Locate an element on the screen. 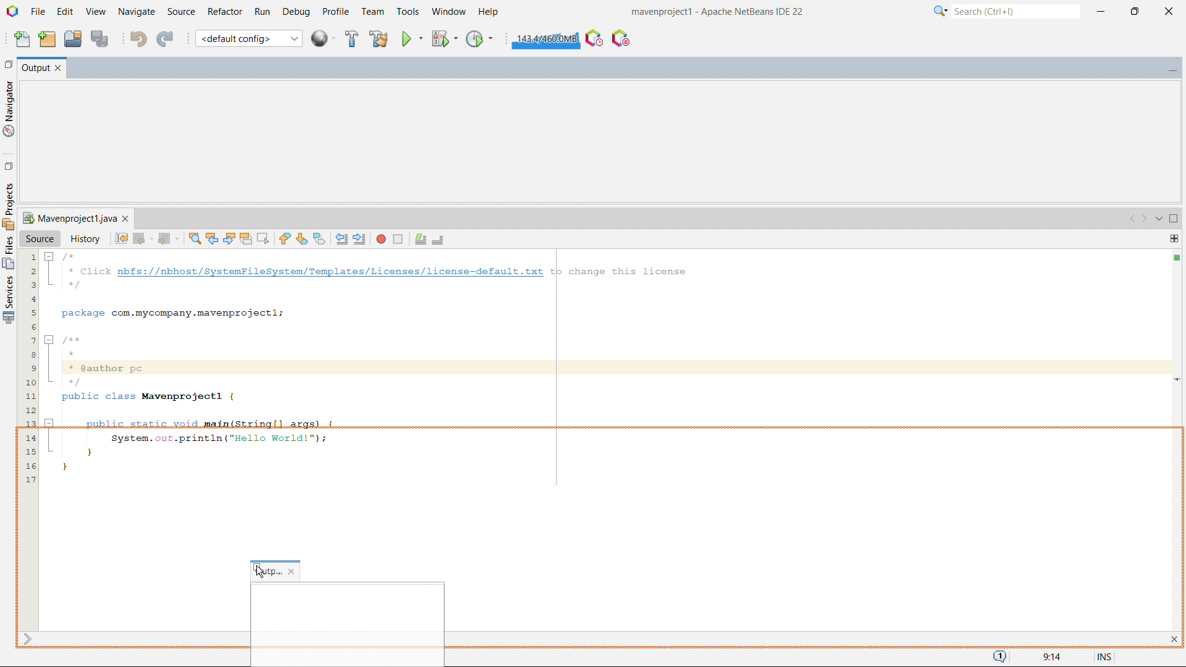 Image resolution: width=1186 pixels, height=667 pixels. window is located at coordinates (448, 12).